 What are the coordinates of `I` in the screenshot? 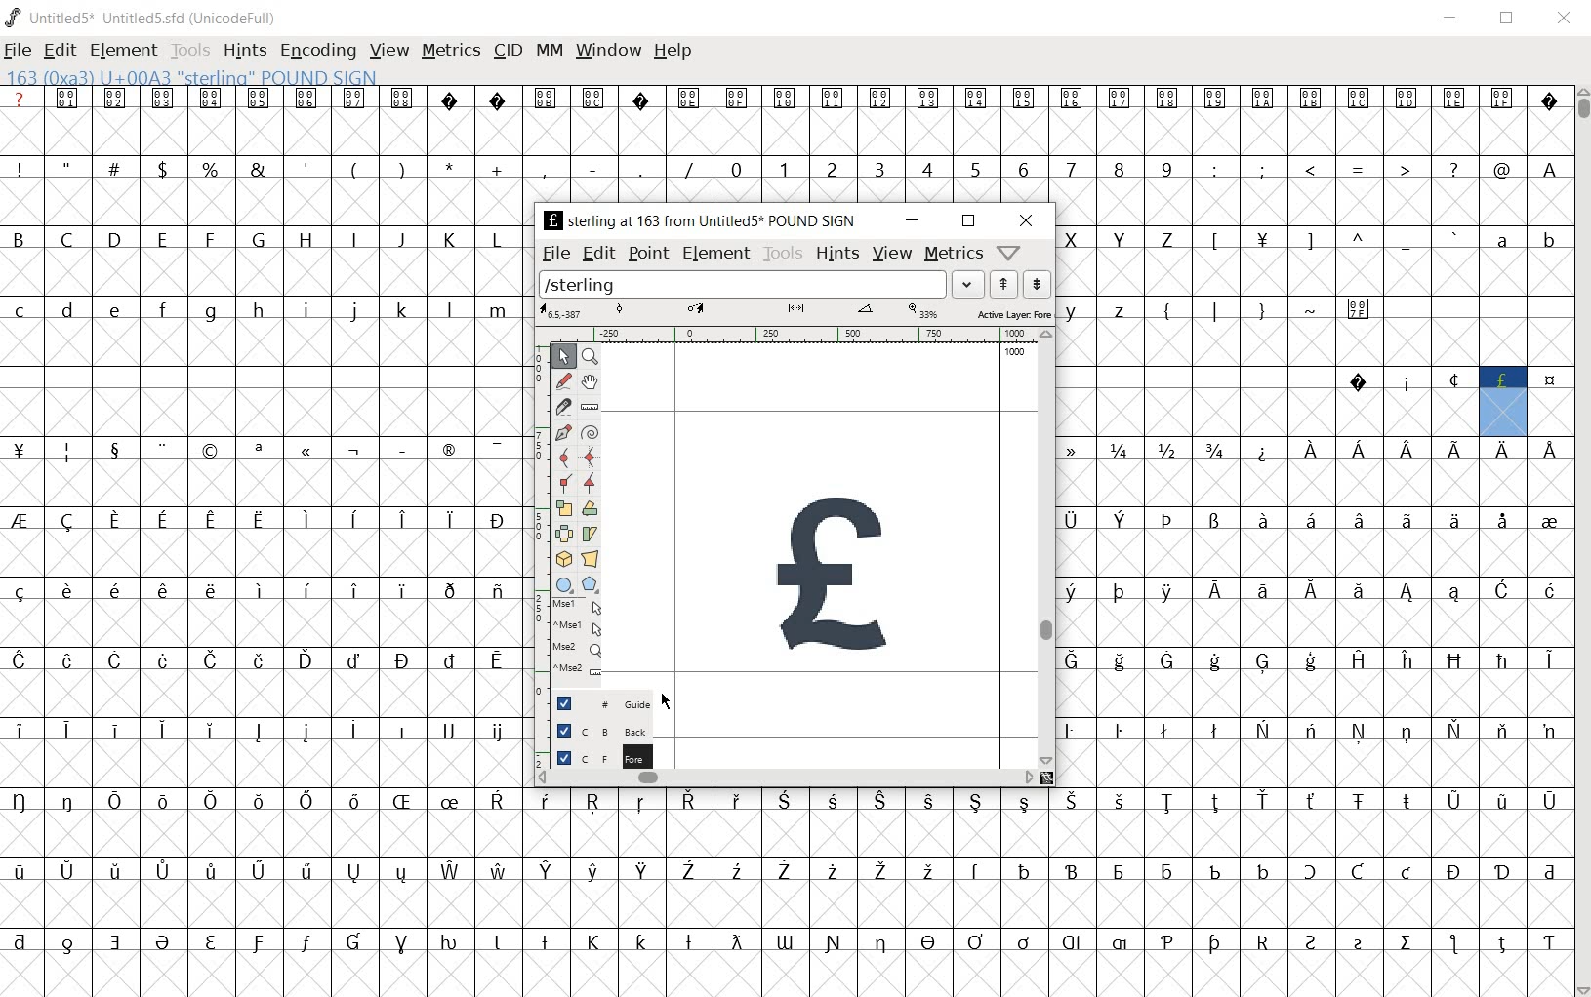 It's located at (354, 240).